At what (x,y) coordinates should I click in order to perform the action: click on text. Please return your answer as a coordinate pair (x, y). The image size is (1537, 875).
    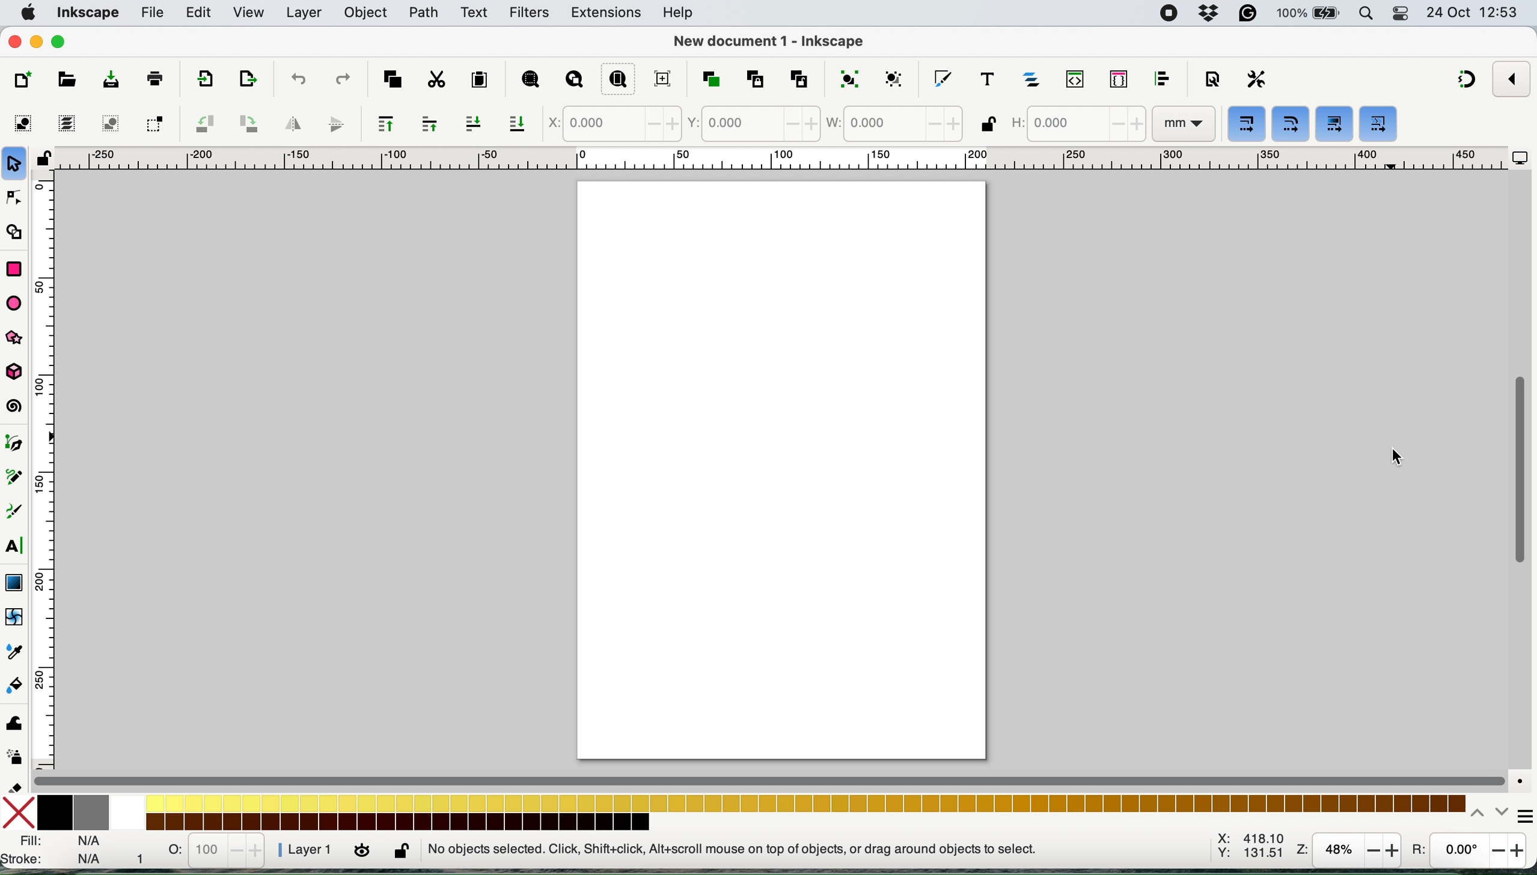
    Looking at the image, I should click on (472, 13).